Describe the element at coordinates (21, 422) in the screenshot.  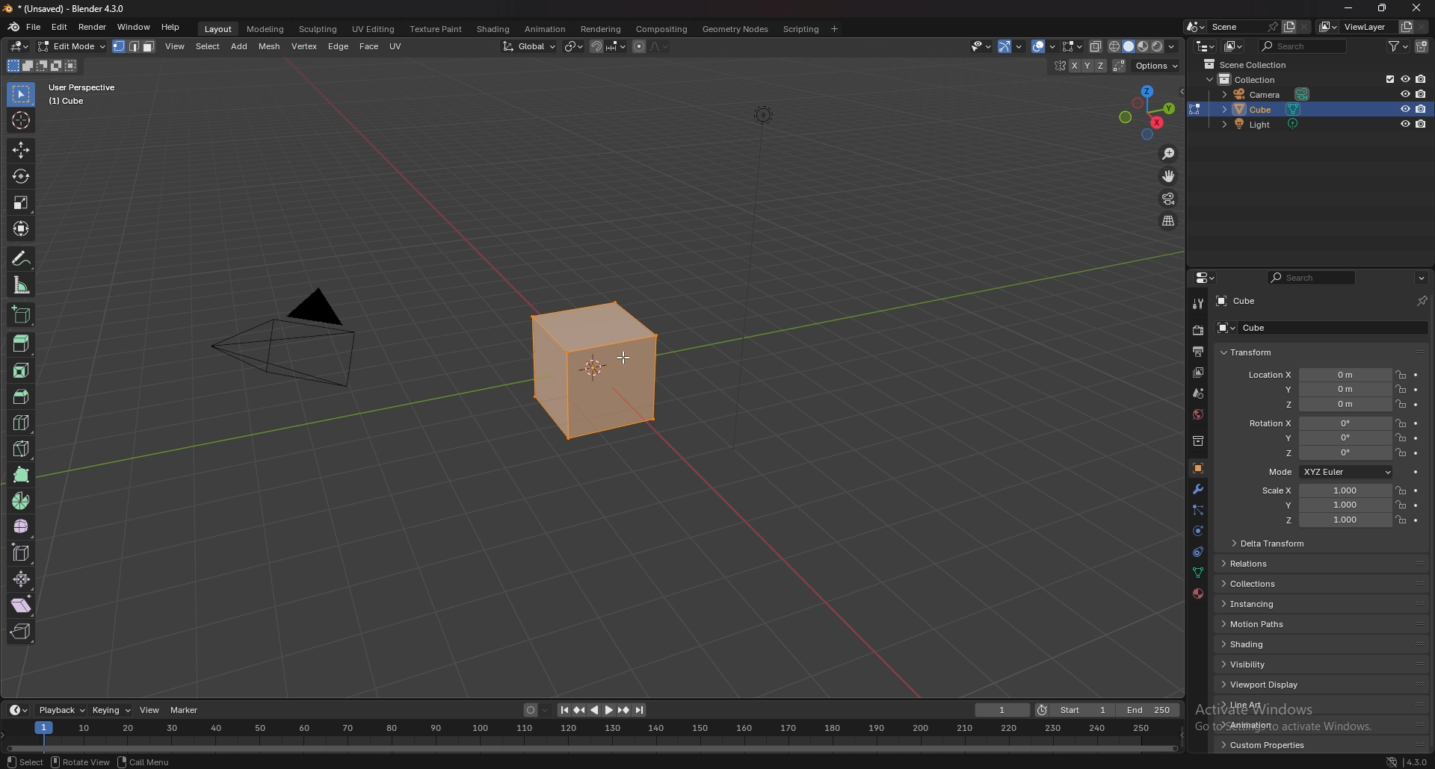
I see `loop cut` at that location.